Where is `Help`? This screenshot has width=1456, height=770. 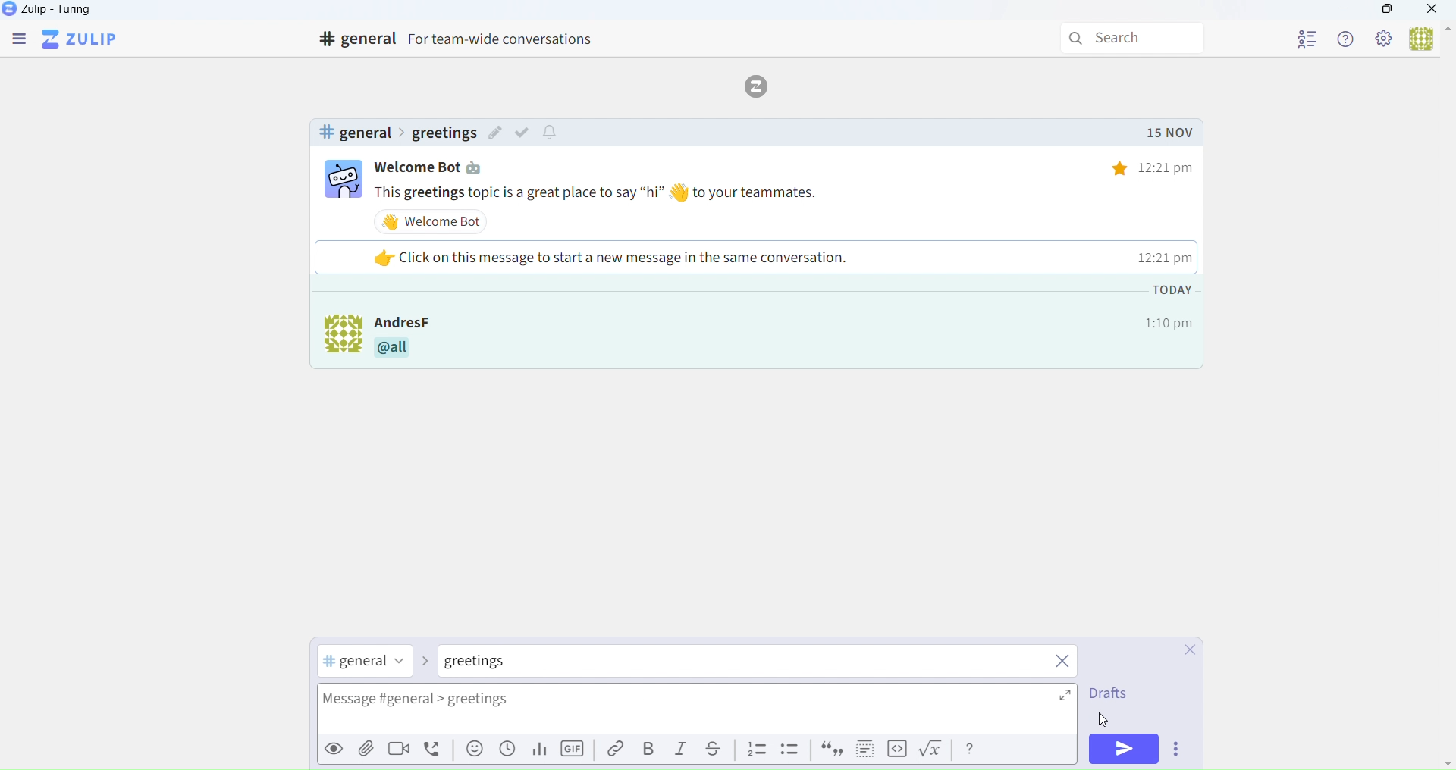 Help is located at coordinates (971, 749).